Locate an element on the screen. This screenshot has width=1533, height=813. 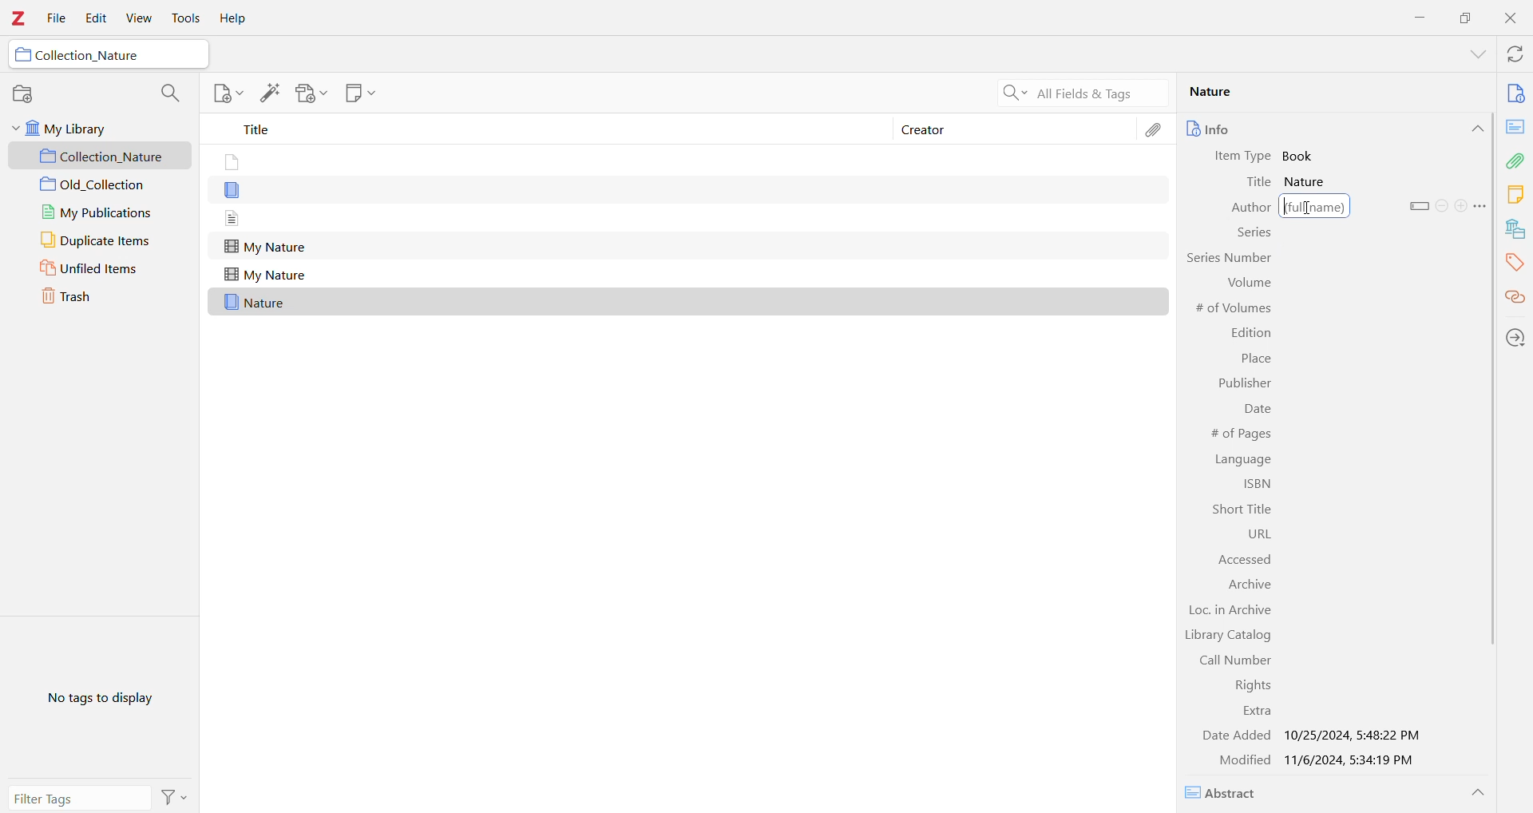
Short Title is located at coordinates (1238, 510).